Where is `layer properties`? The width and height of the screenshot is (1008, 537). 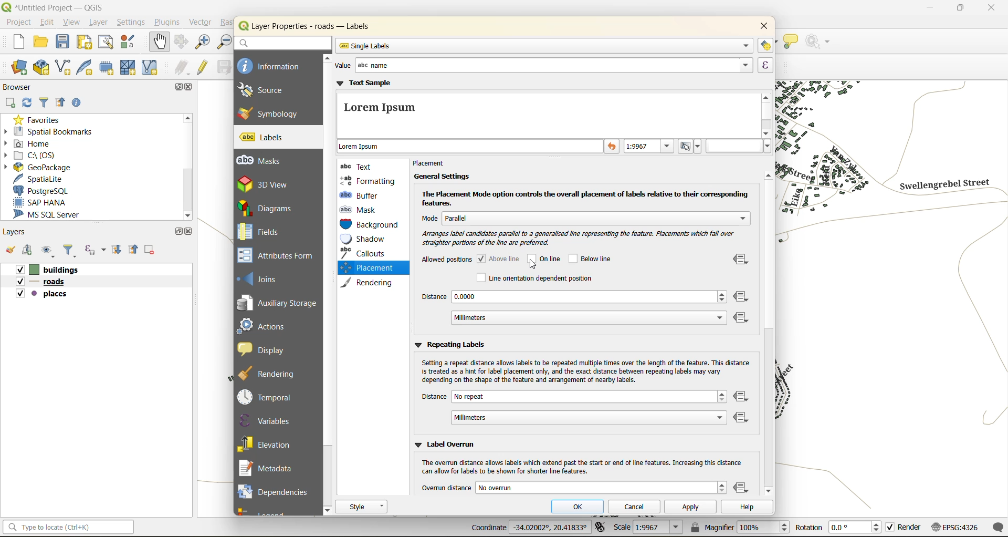 layer properties is located at coordinates (314, 26).